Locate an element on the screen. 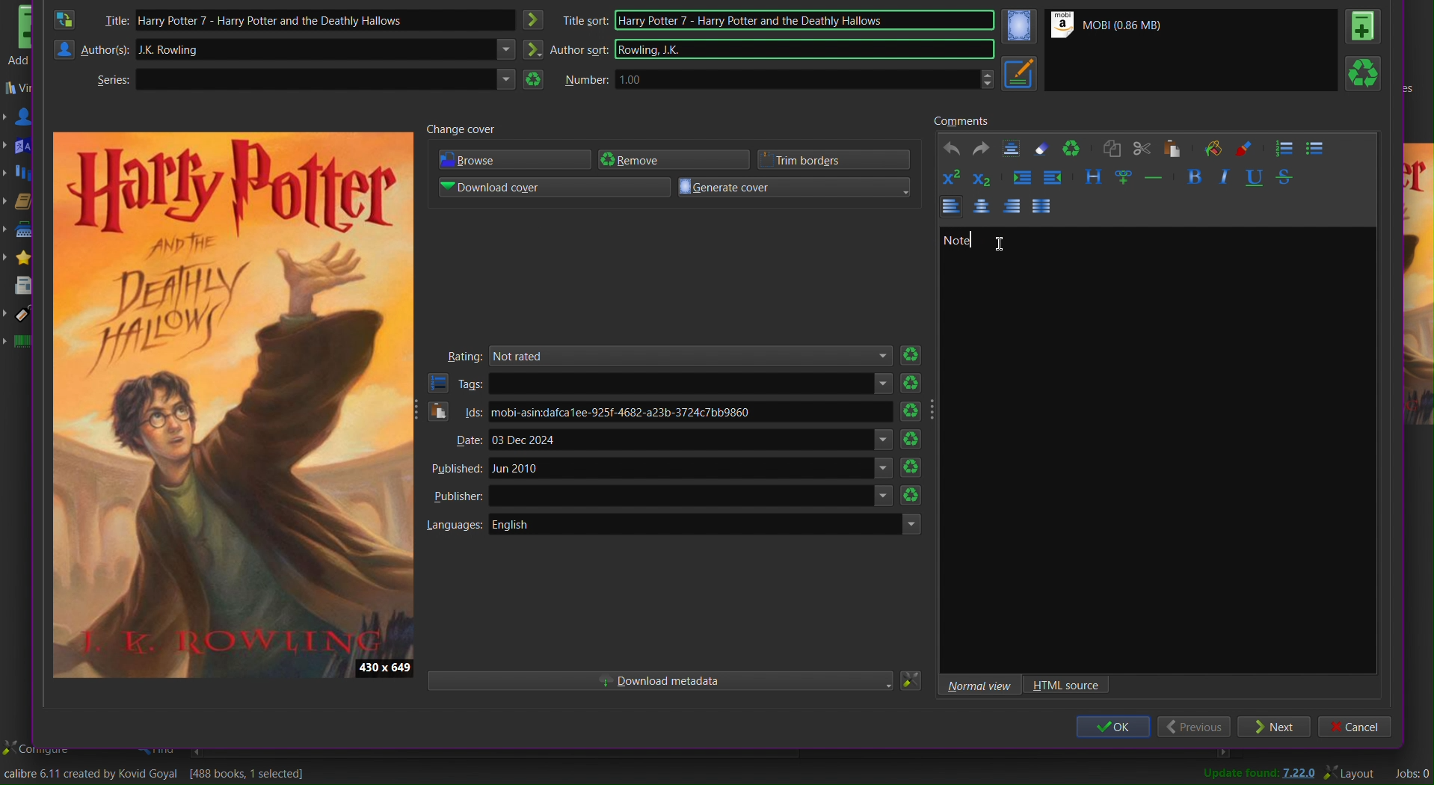  Text area is located at coordinates (344, 78).